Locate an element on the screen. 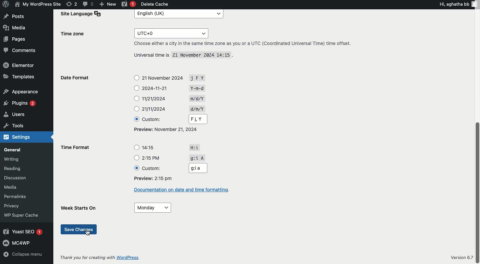 This screenshot has height=264, width=480. Privacy is located at coordinates (13, 205).